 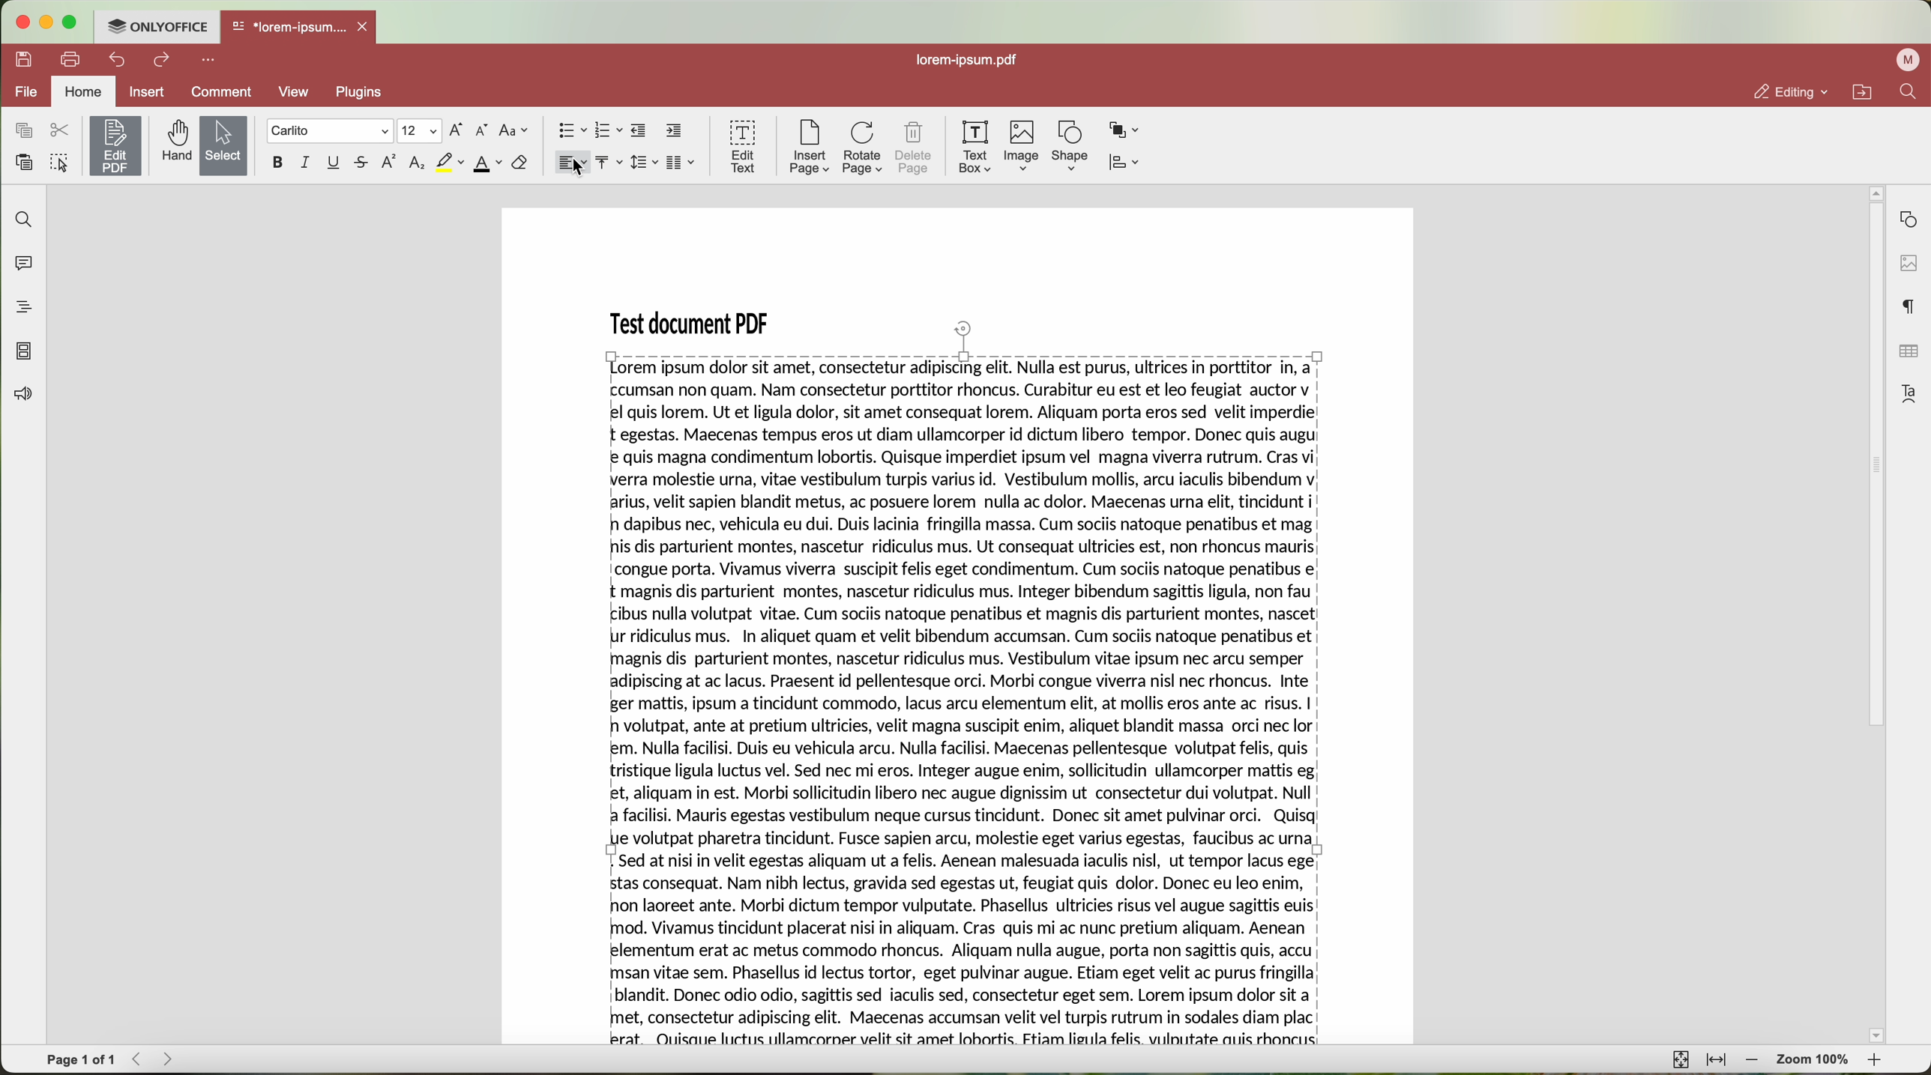 What do you see at coordinates (24, 262) in the screenshot?
I see `comments` at bounding box center [24, 262].